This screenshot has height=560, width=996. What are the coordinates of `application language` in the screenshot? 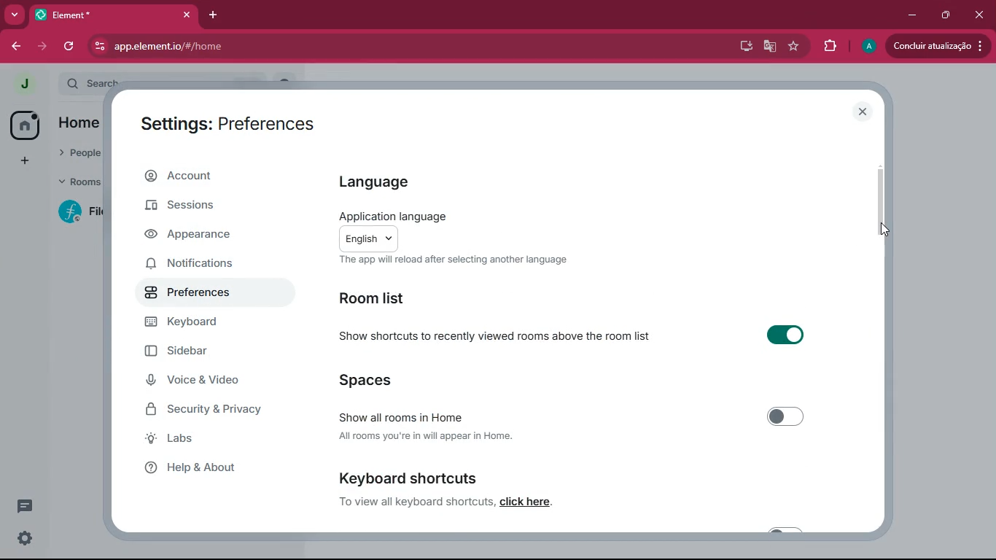 It's located at (398, 213).